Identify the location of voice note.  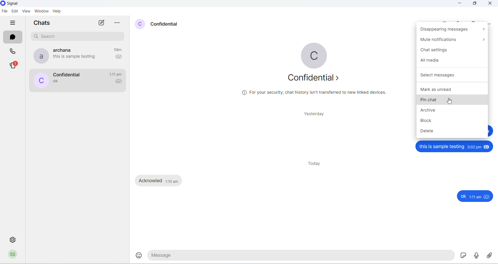
(477, 256).